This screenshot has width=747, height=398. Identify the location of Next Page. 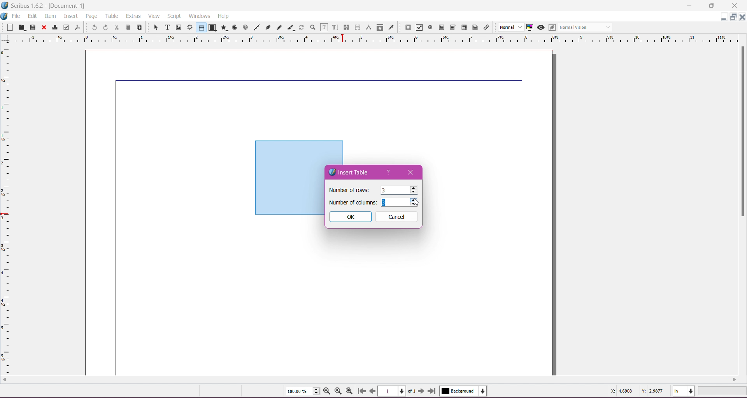
(422, 391).